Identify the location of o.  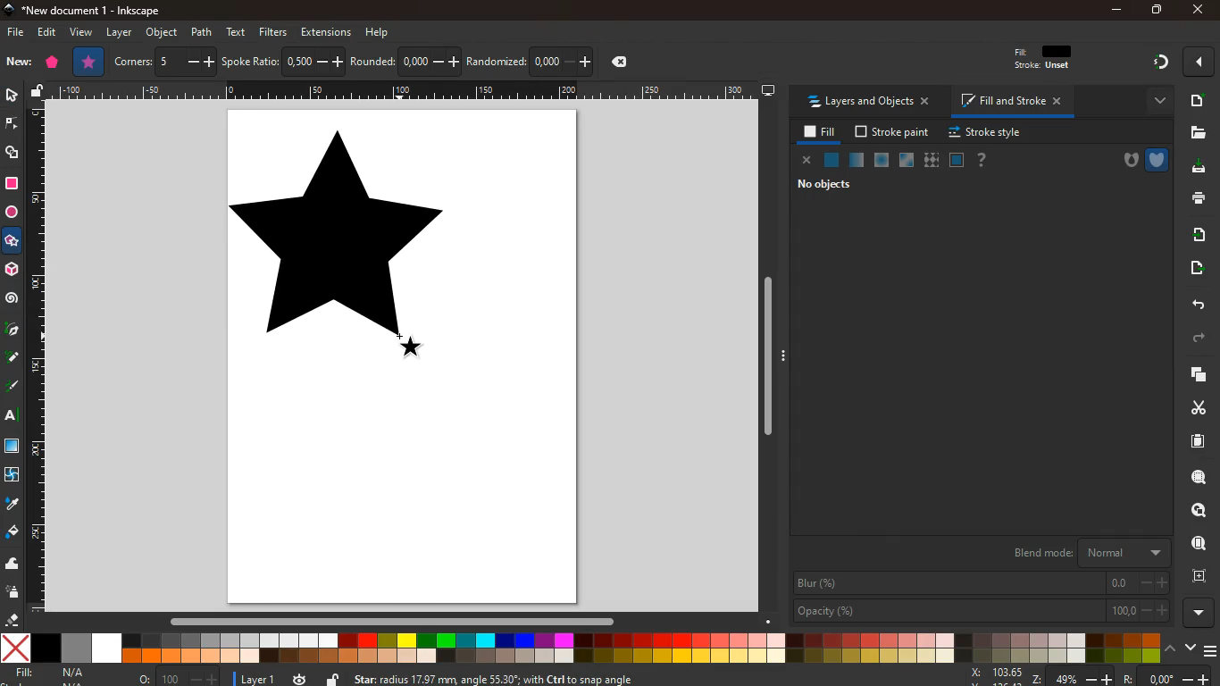
(180, 678).